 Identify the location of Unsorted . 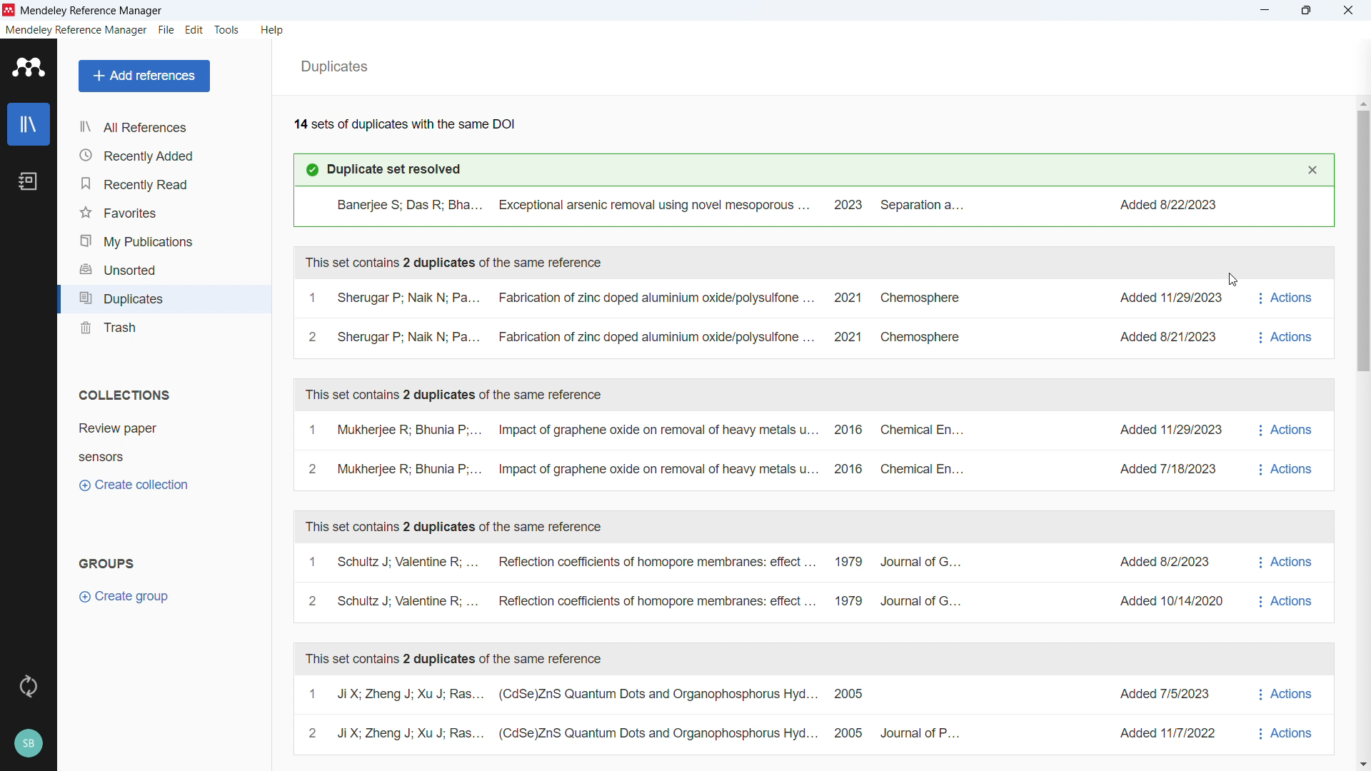
(163, 269).